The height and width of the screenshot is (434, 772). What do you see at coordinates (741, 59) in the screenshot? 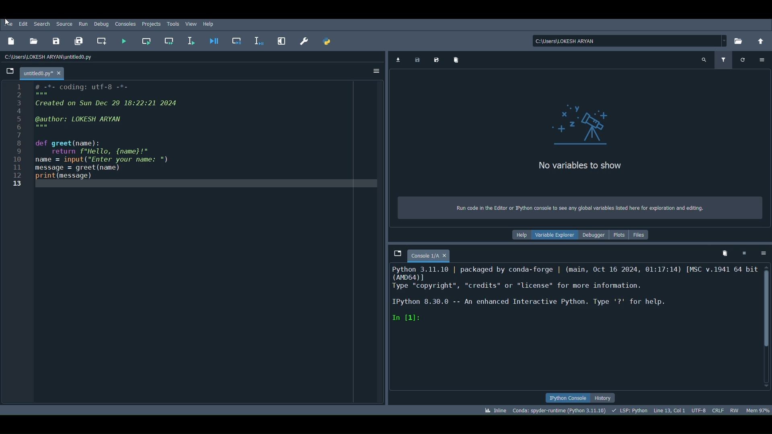
I see `Refresh variables (Ctrl + F)` at bounding box center [741, 59].